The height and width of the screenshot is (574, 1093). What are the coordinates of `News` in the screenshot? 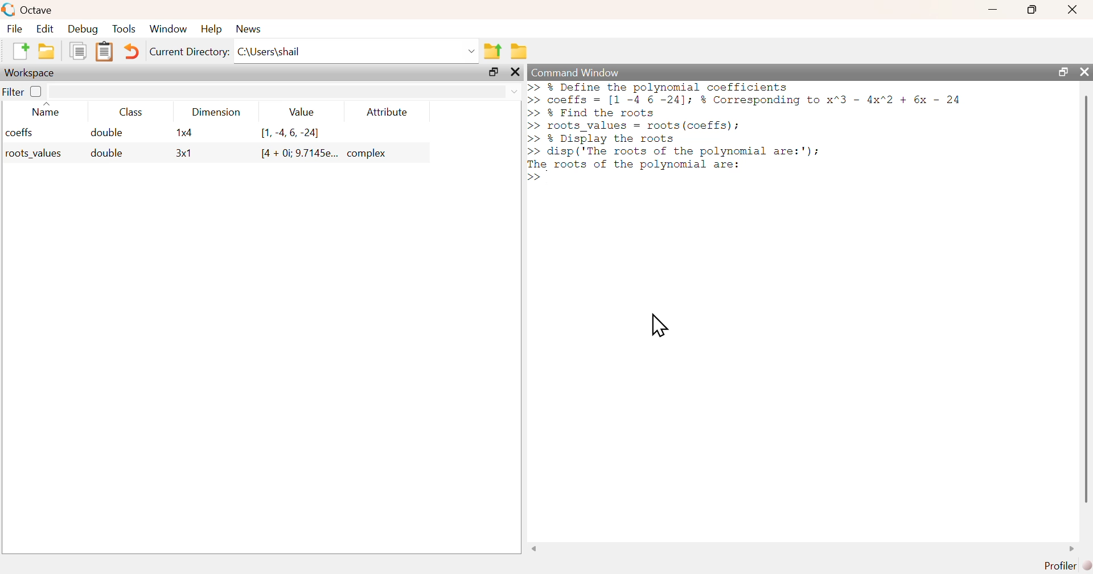 It's located at (248, 28).